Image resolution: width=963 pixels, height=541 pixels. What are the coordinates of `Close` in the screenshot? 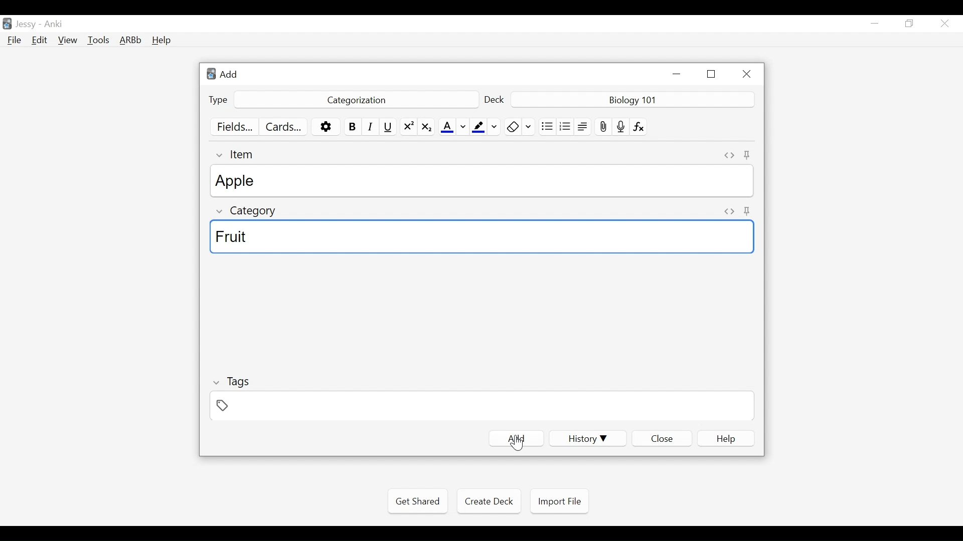 It's located at (745, 74).